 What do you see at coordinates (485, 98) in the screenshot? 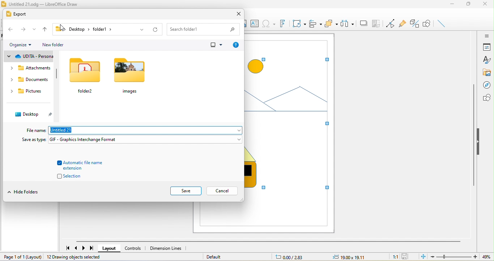
I see `shapes` at bounding box center [485, 98].